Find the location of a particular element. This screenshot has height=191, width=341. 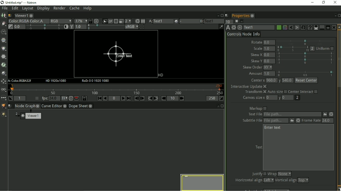

Enter text is located at coordinates (117, 54).